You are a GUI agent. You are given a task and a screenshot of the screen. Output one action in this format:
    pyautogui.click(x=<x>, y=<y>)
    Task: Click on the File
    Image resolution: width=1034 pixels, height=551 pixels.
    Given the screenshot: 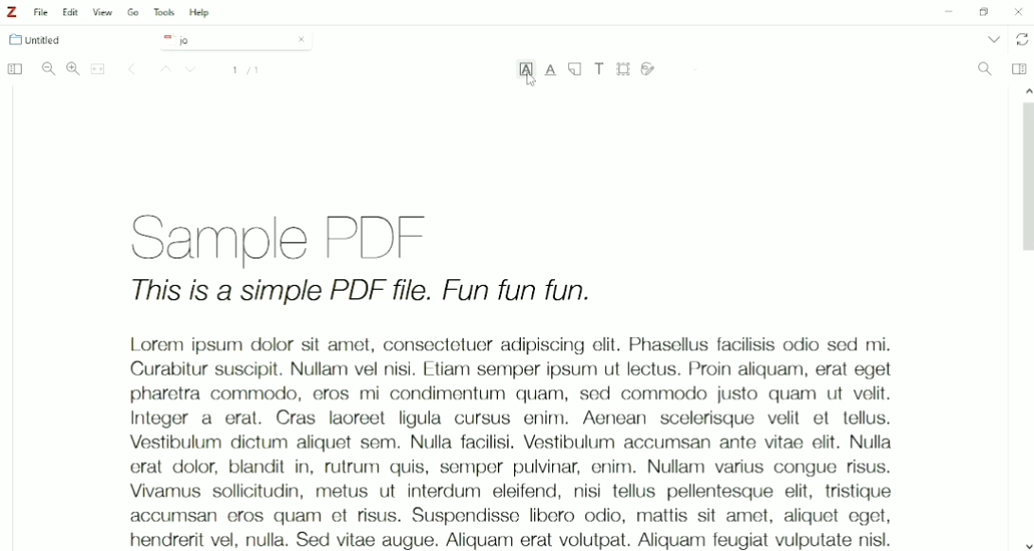 What is the action you would take?
    pyautogui.click(x=42, y=12)
    